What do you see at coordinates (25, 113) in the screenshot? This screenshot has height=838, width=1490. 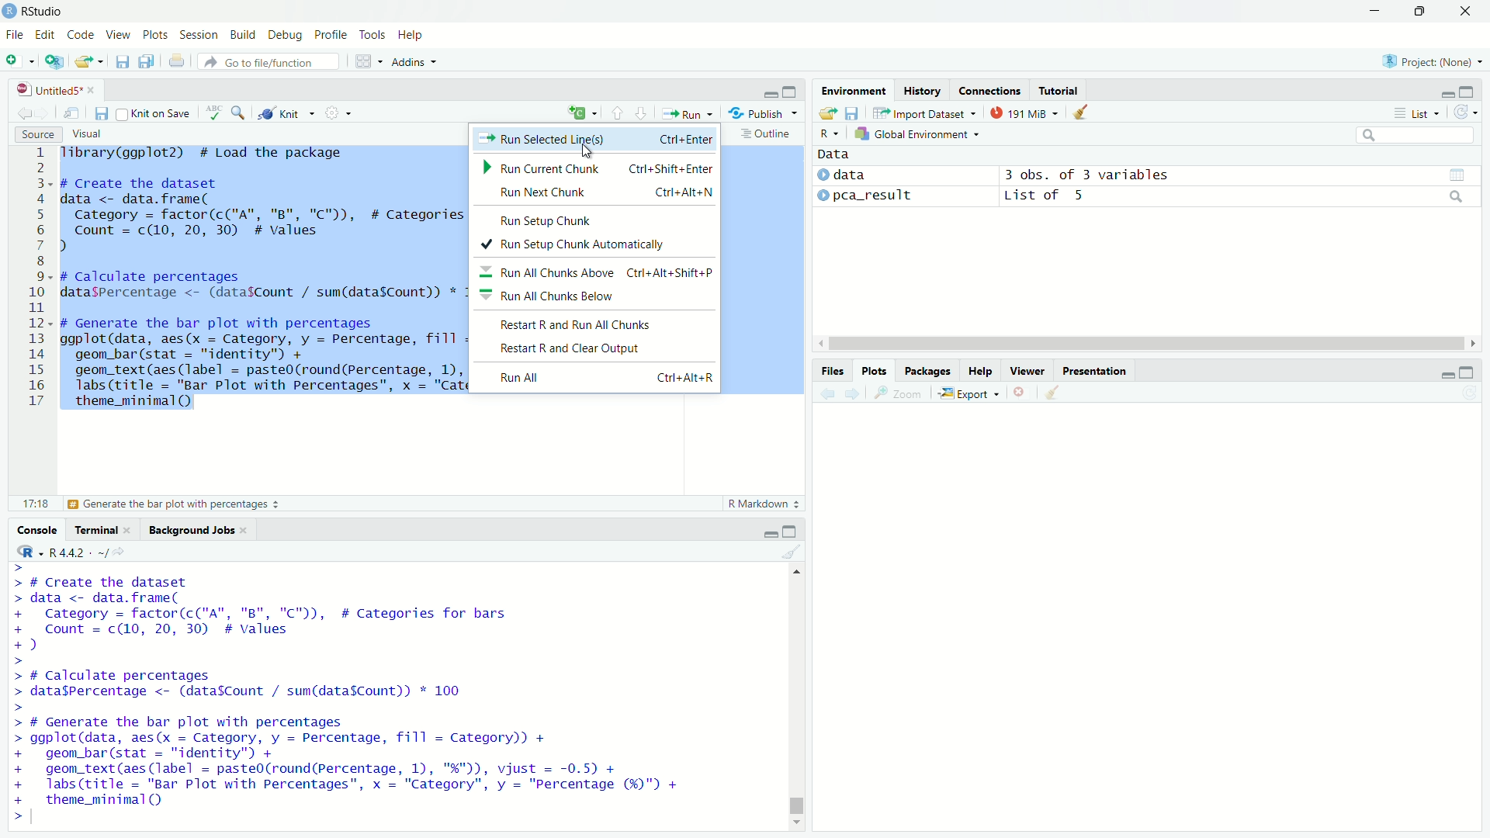 I see `go back` at bounding box center [25, 113].